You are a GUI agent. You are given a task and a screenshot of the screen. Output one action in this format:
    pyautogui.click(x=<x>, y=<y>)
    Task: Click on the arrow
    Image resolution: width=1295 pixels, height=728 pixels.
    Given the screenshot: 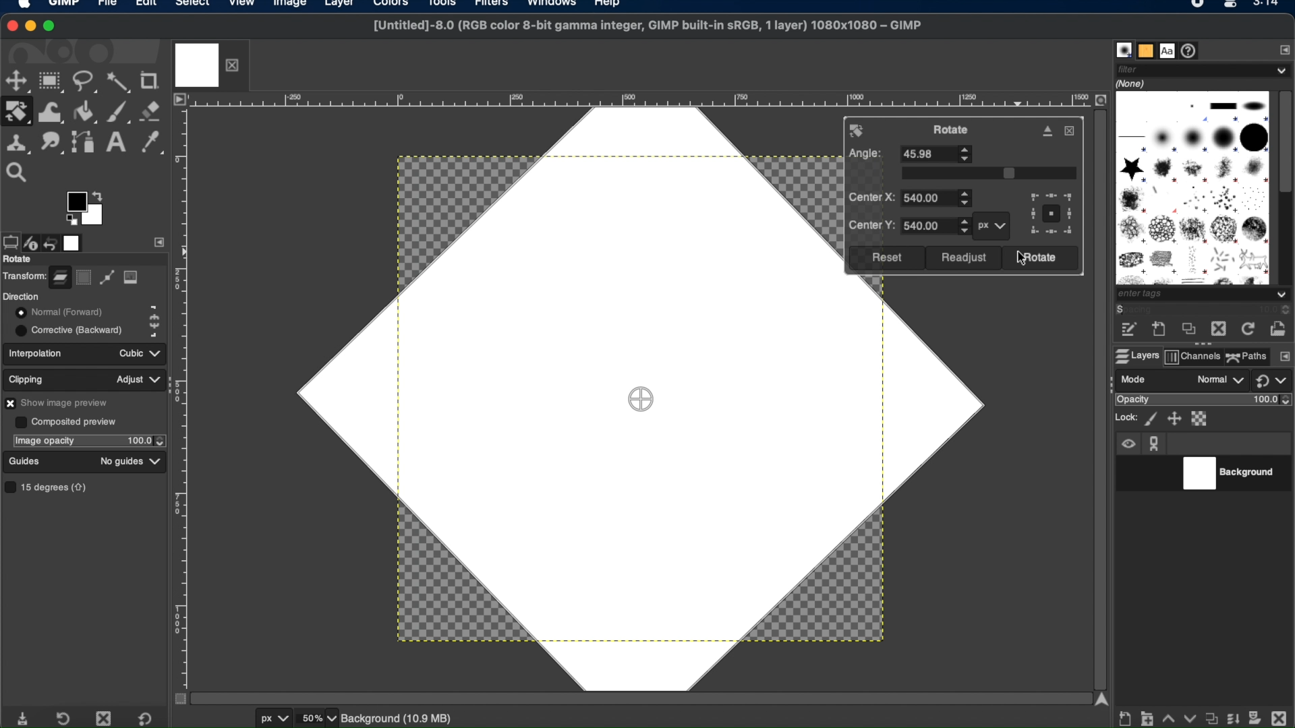 What is the action you would take?
    pyautogui.click(x=100, y=193)
    